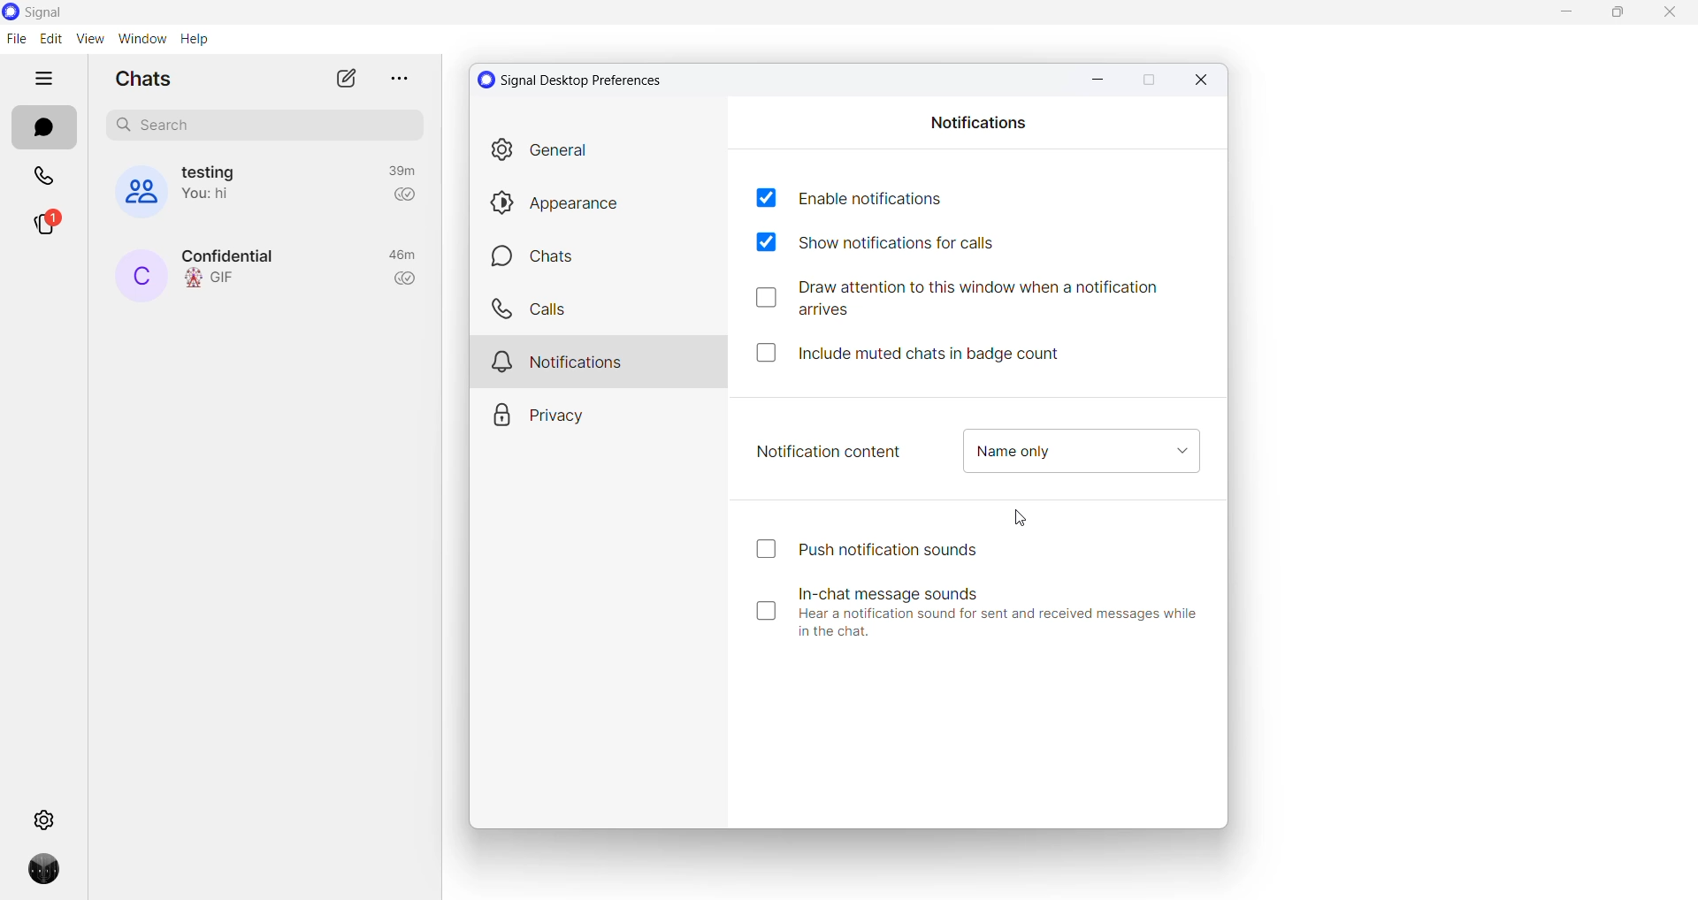 This screenshot has width=1698, height=900. Describe the element at coordinates (601, 257) in the screenshot. I see `chats` at that location.